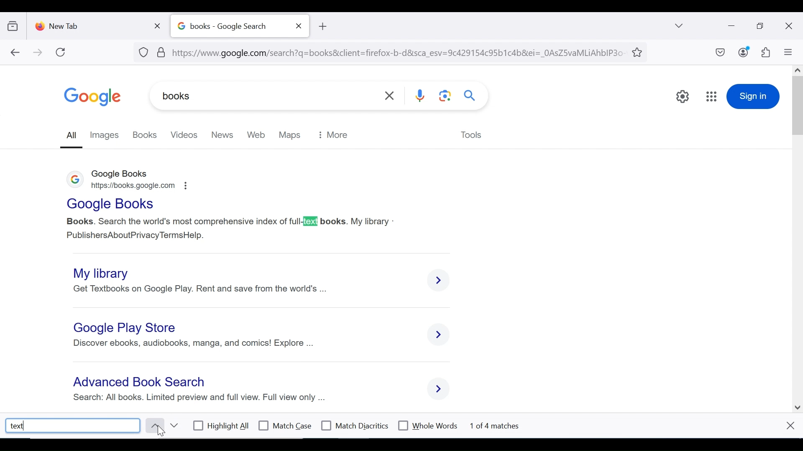 The height and width of the screenshot is (451, 803). I want to click on voice search, so click(421, 97).